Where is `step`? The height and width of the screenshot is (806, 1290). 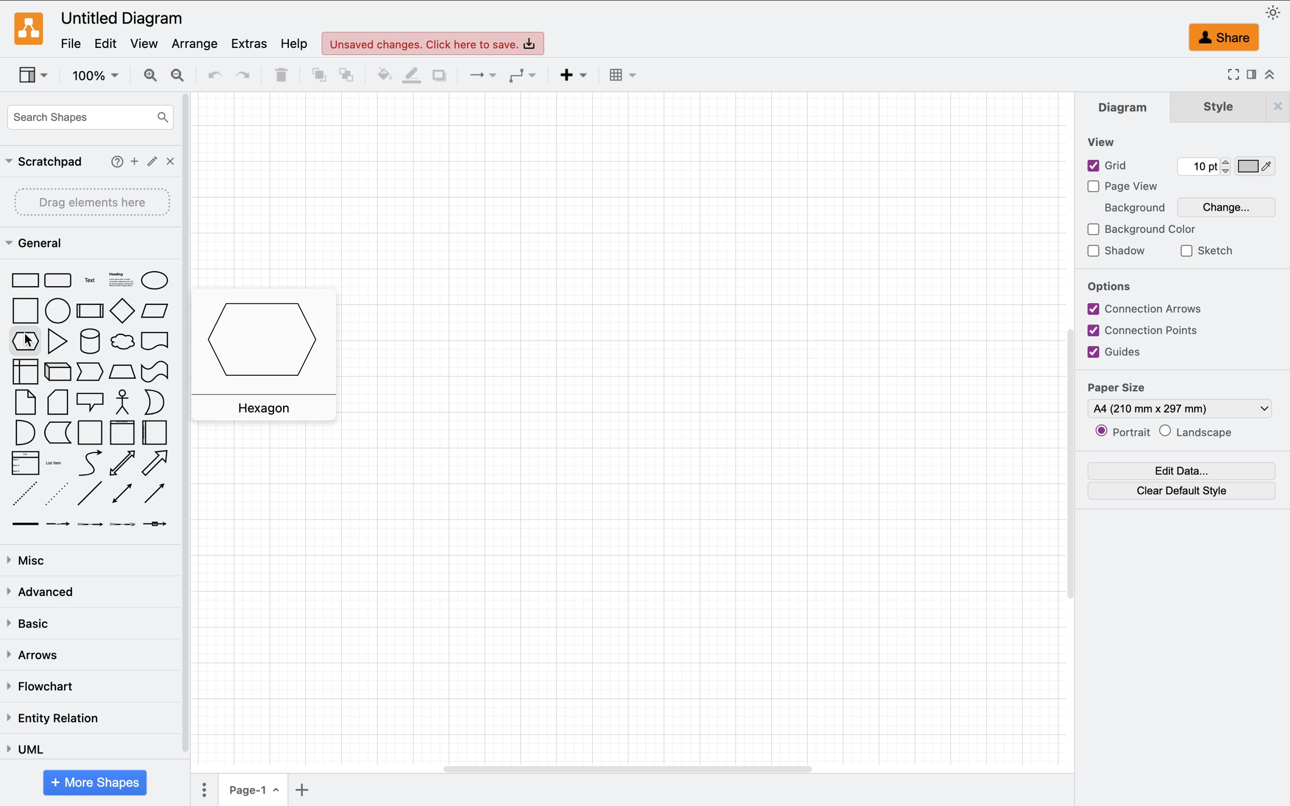 step is located at coordinates (87, 373).